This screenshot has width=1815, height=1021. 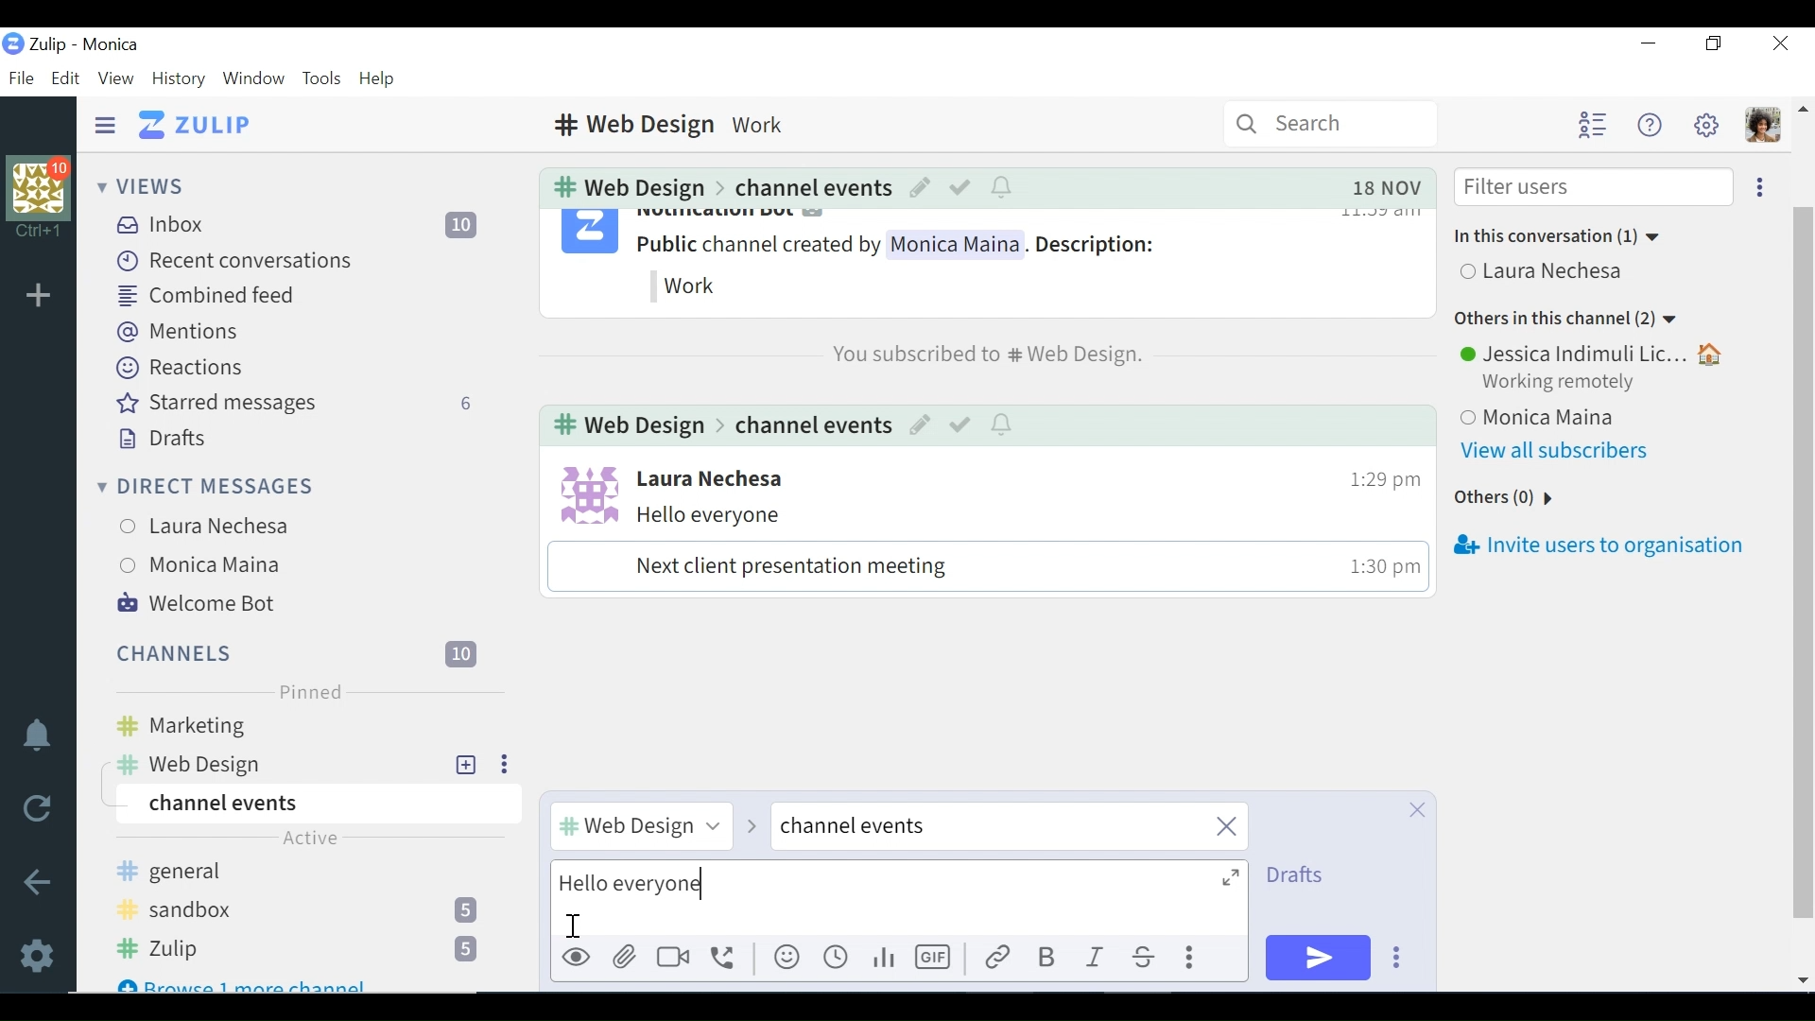 I want to click on Compose message (Hello everyone), so click(x=899, y=898).